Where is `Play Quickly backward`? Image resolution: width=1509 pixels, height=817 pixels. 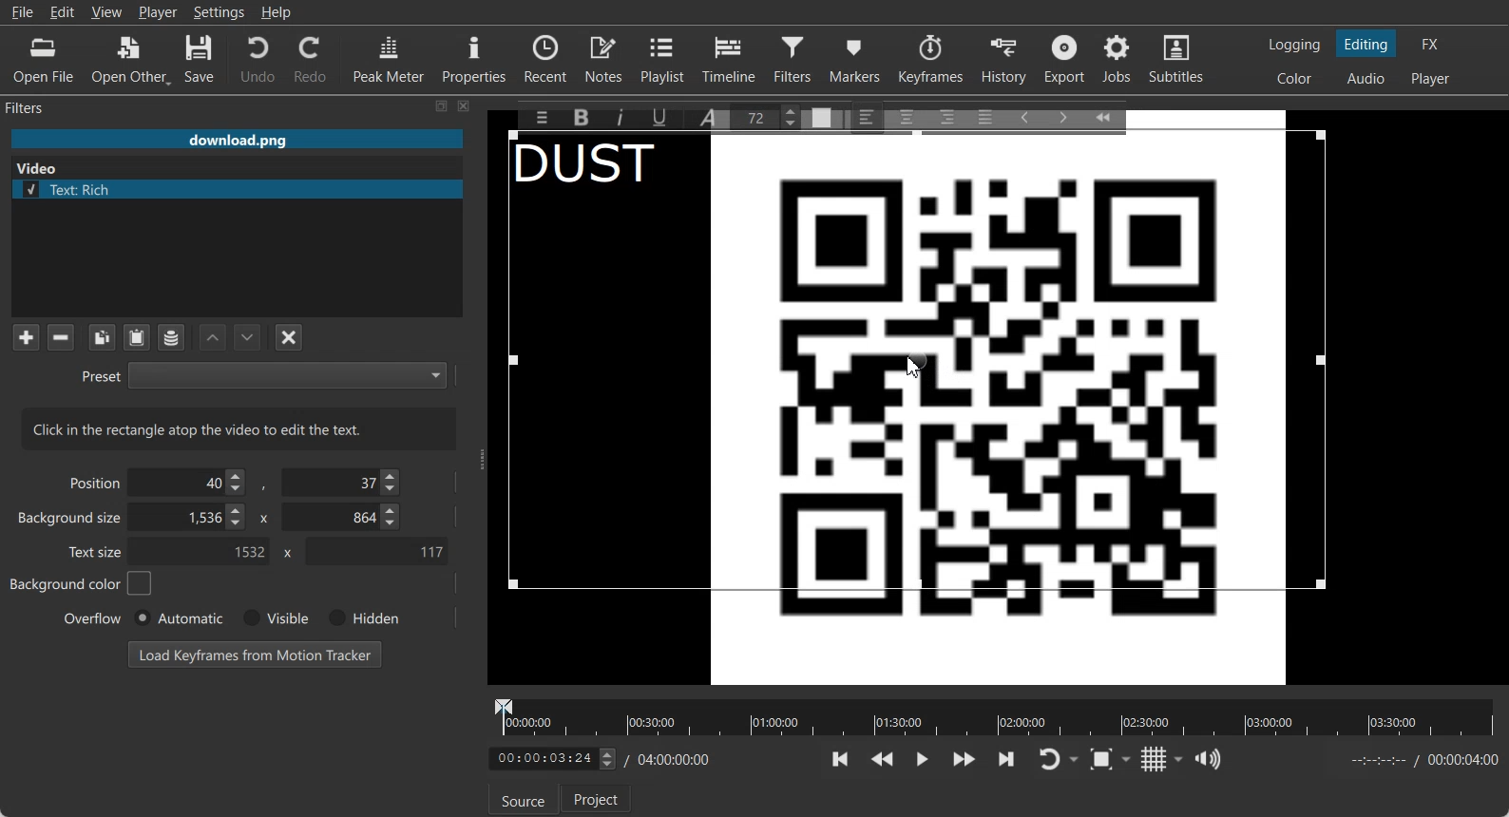 Play Quickly backward is located at coordinates (883, 759).